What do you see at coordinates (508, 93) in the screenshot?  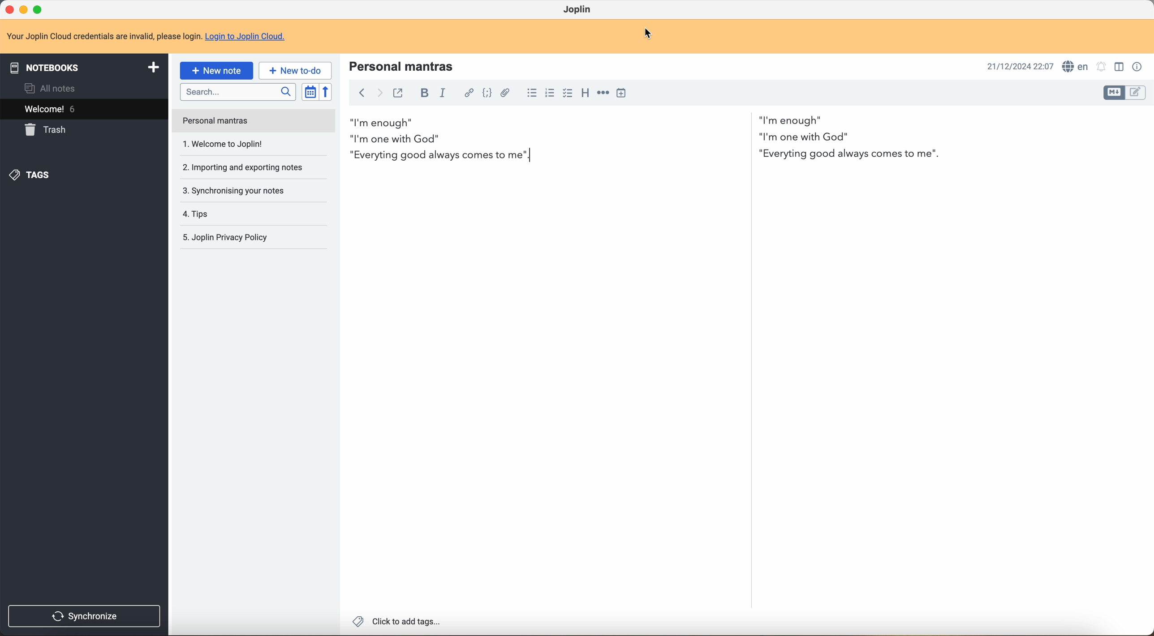 I see `attach file` at bounding box center [508, 93].